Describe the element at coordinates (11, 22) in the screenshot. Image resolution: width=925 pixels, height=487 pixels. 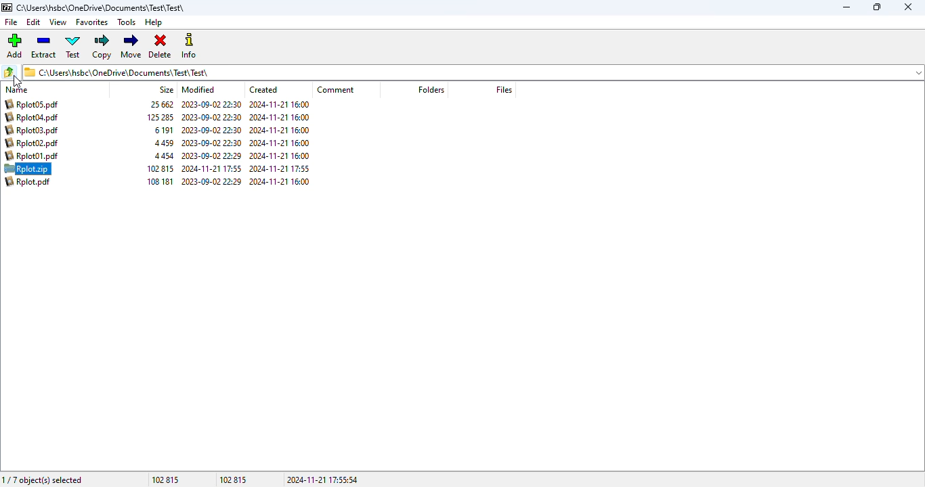
I see `file` at that location.